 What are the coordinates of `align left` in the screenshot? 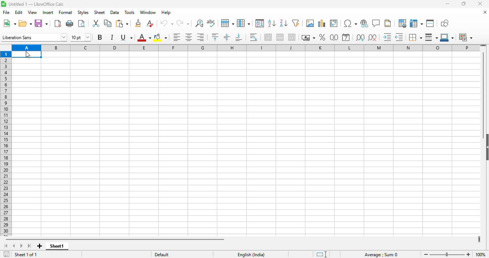 It's located at (176, 37).